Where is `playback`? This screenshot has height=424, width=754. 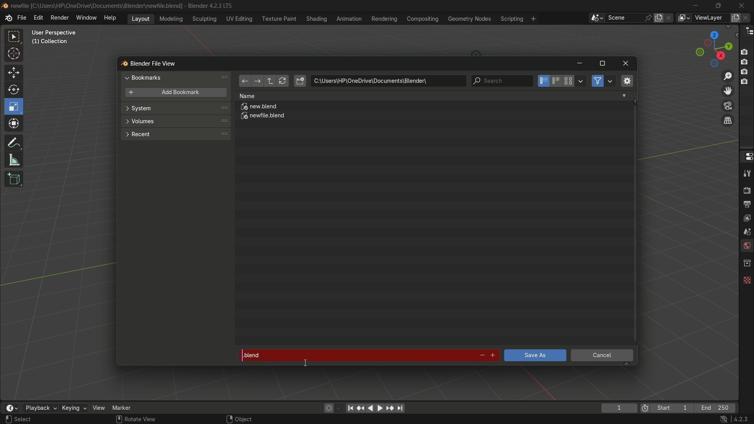
playback is located at coordinates (40, 408).